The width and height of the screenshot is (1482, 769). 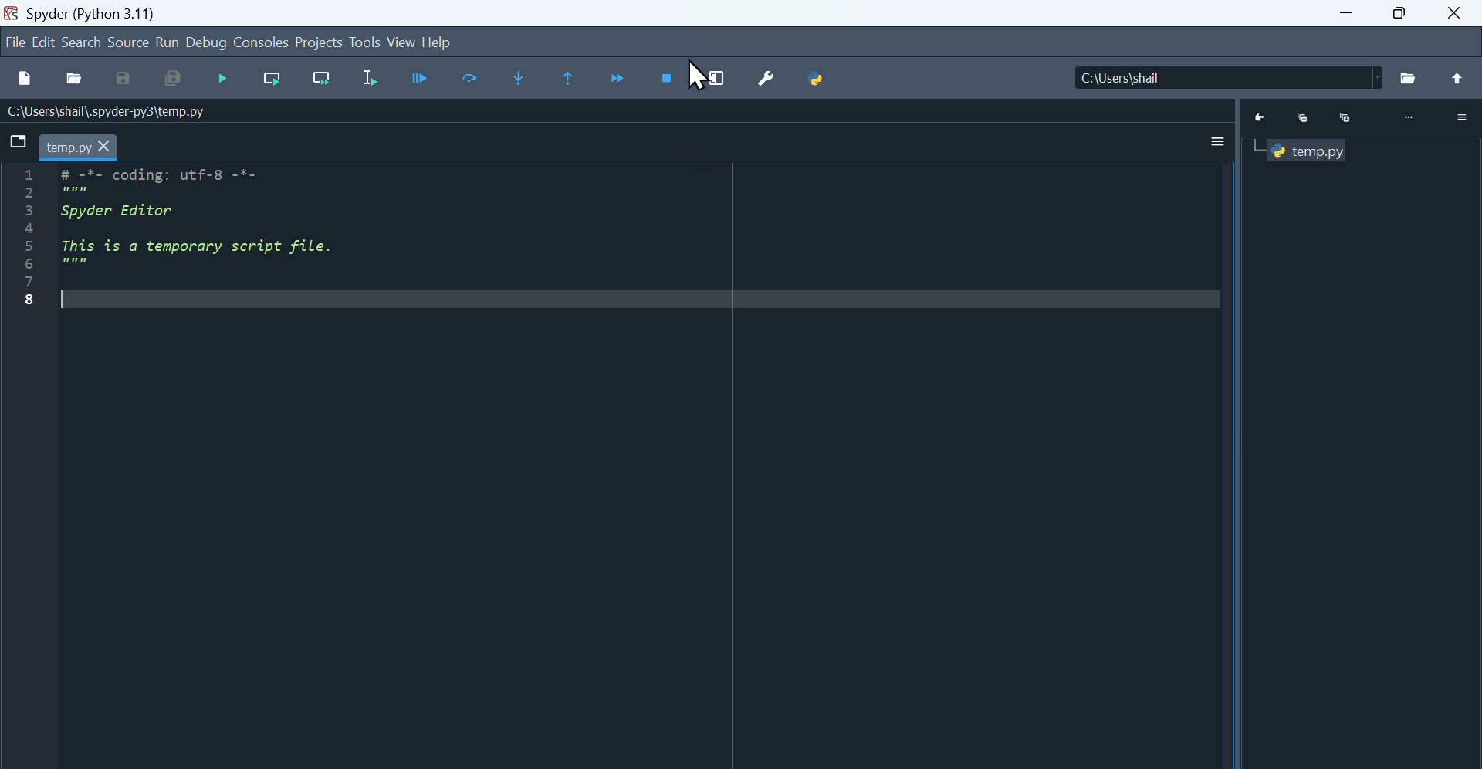 I want to click on Run selection, so click(x=373, y=78).